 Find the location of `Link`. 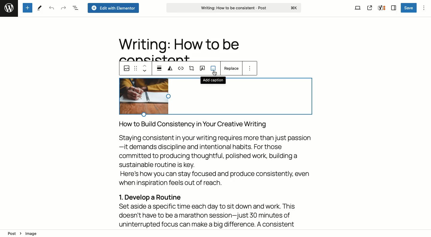

Link is located at coordinates (182, 69).